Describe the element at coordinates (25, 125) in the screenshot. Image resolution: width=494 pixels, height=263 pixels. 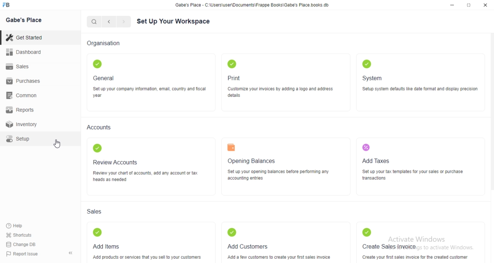
I see `Inventory` at that location.